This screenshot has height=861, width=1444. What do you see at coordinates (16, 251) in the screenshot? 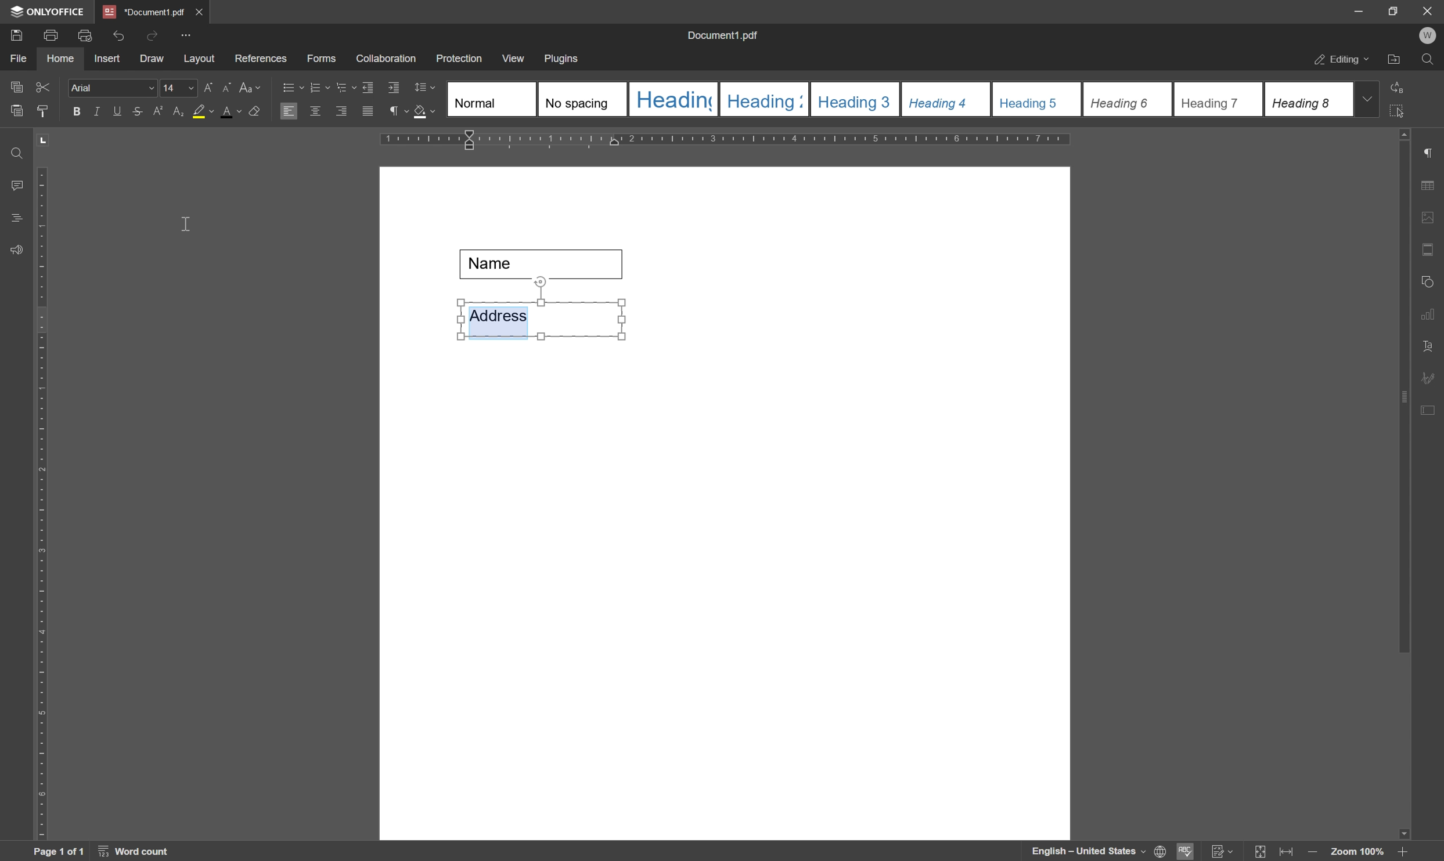
I see `feedback & support` at bounding box center [16, 251].